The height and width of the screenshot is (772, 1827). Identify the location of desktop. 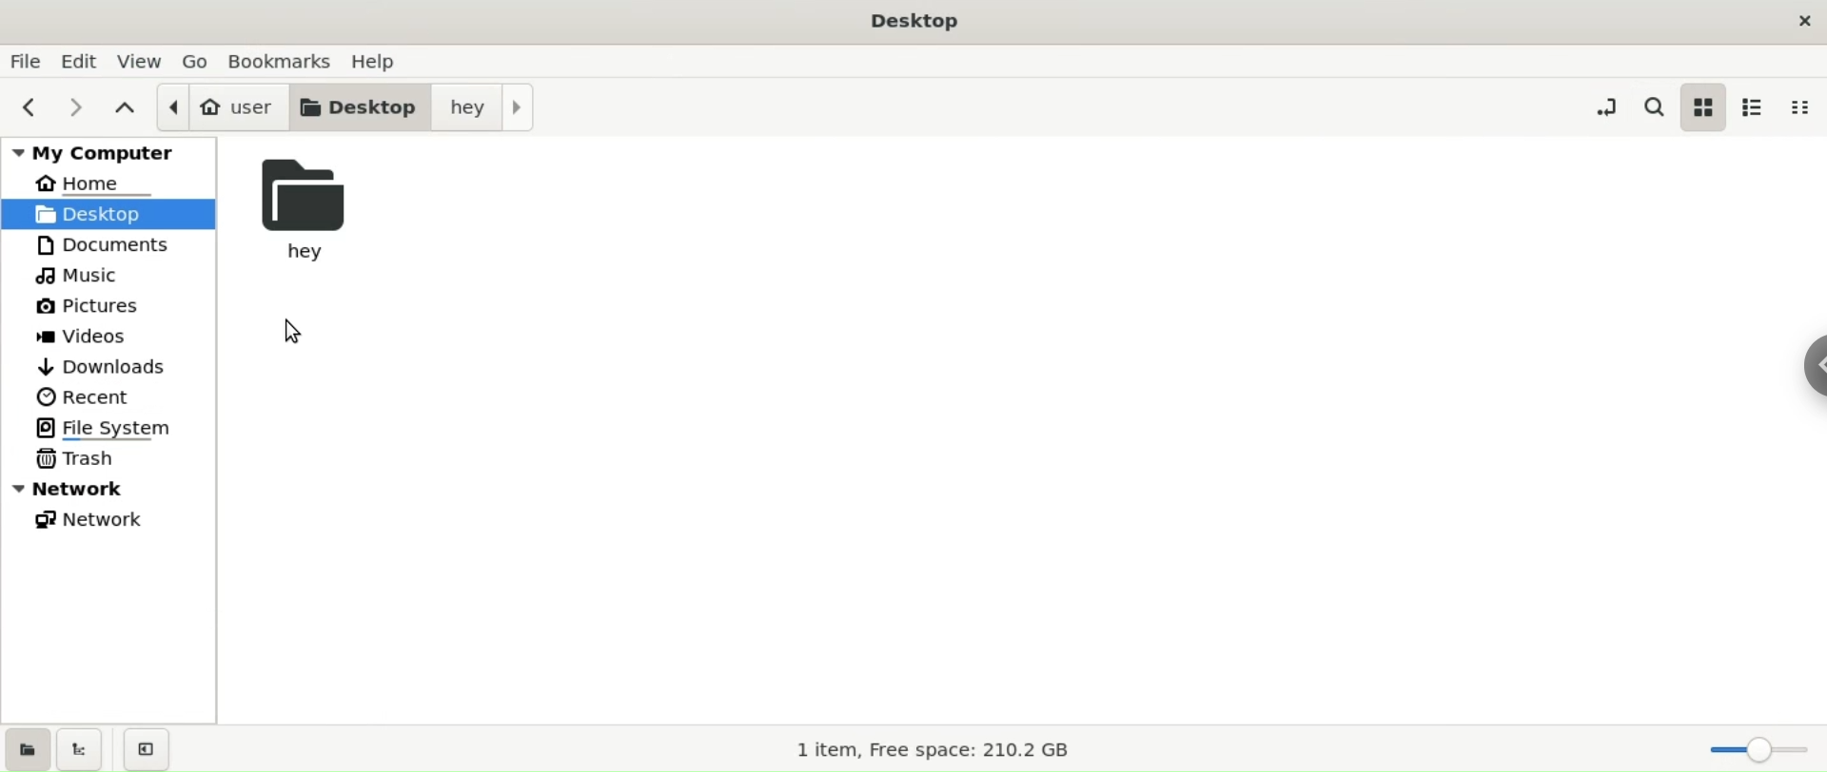
(358, 107).